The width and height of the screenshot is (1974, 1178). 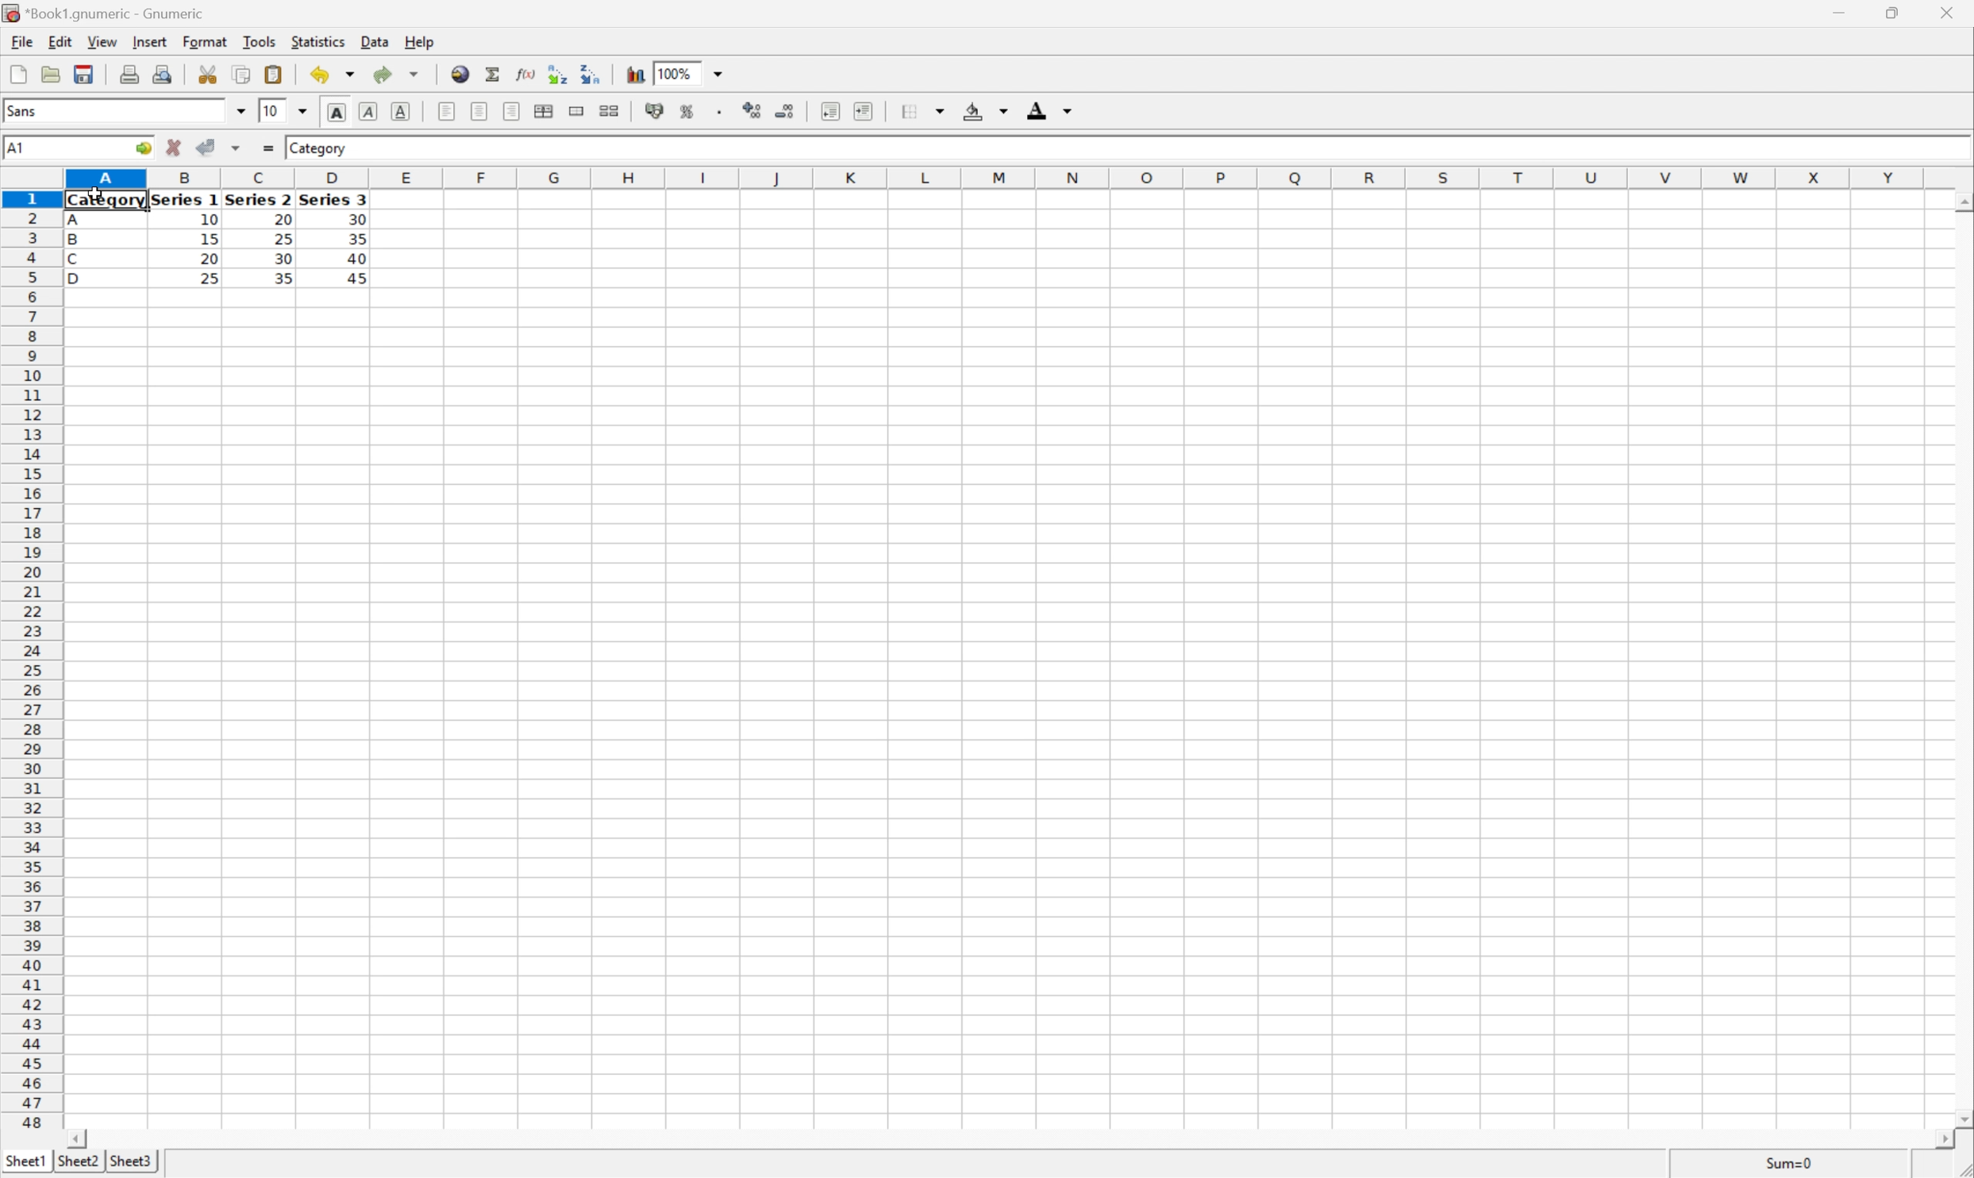 I want to click on Paste clipboard, so click(x=273, y=72).